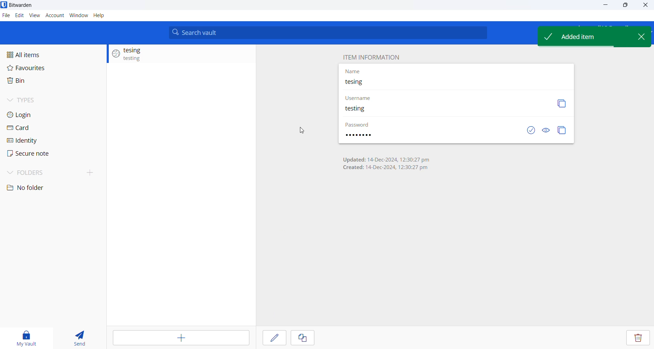 This screenshot has width=654, height=349. What do you see at coordinates (305, 129) in the screenshot?
I see `cursor` at bounding box center [305, 129].